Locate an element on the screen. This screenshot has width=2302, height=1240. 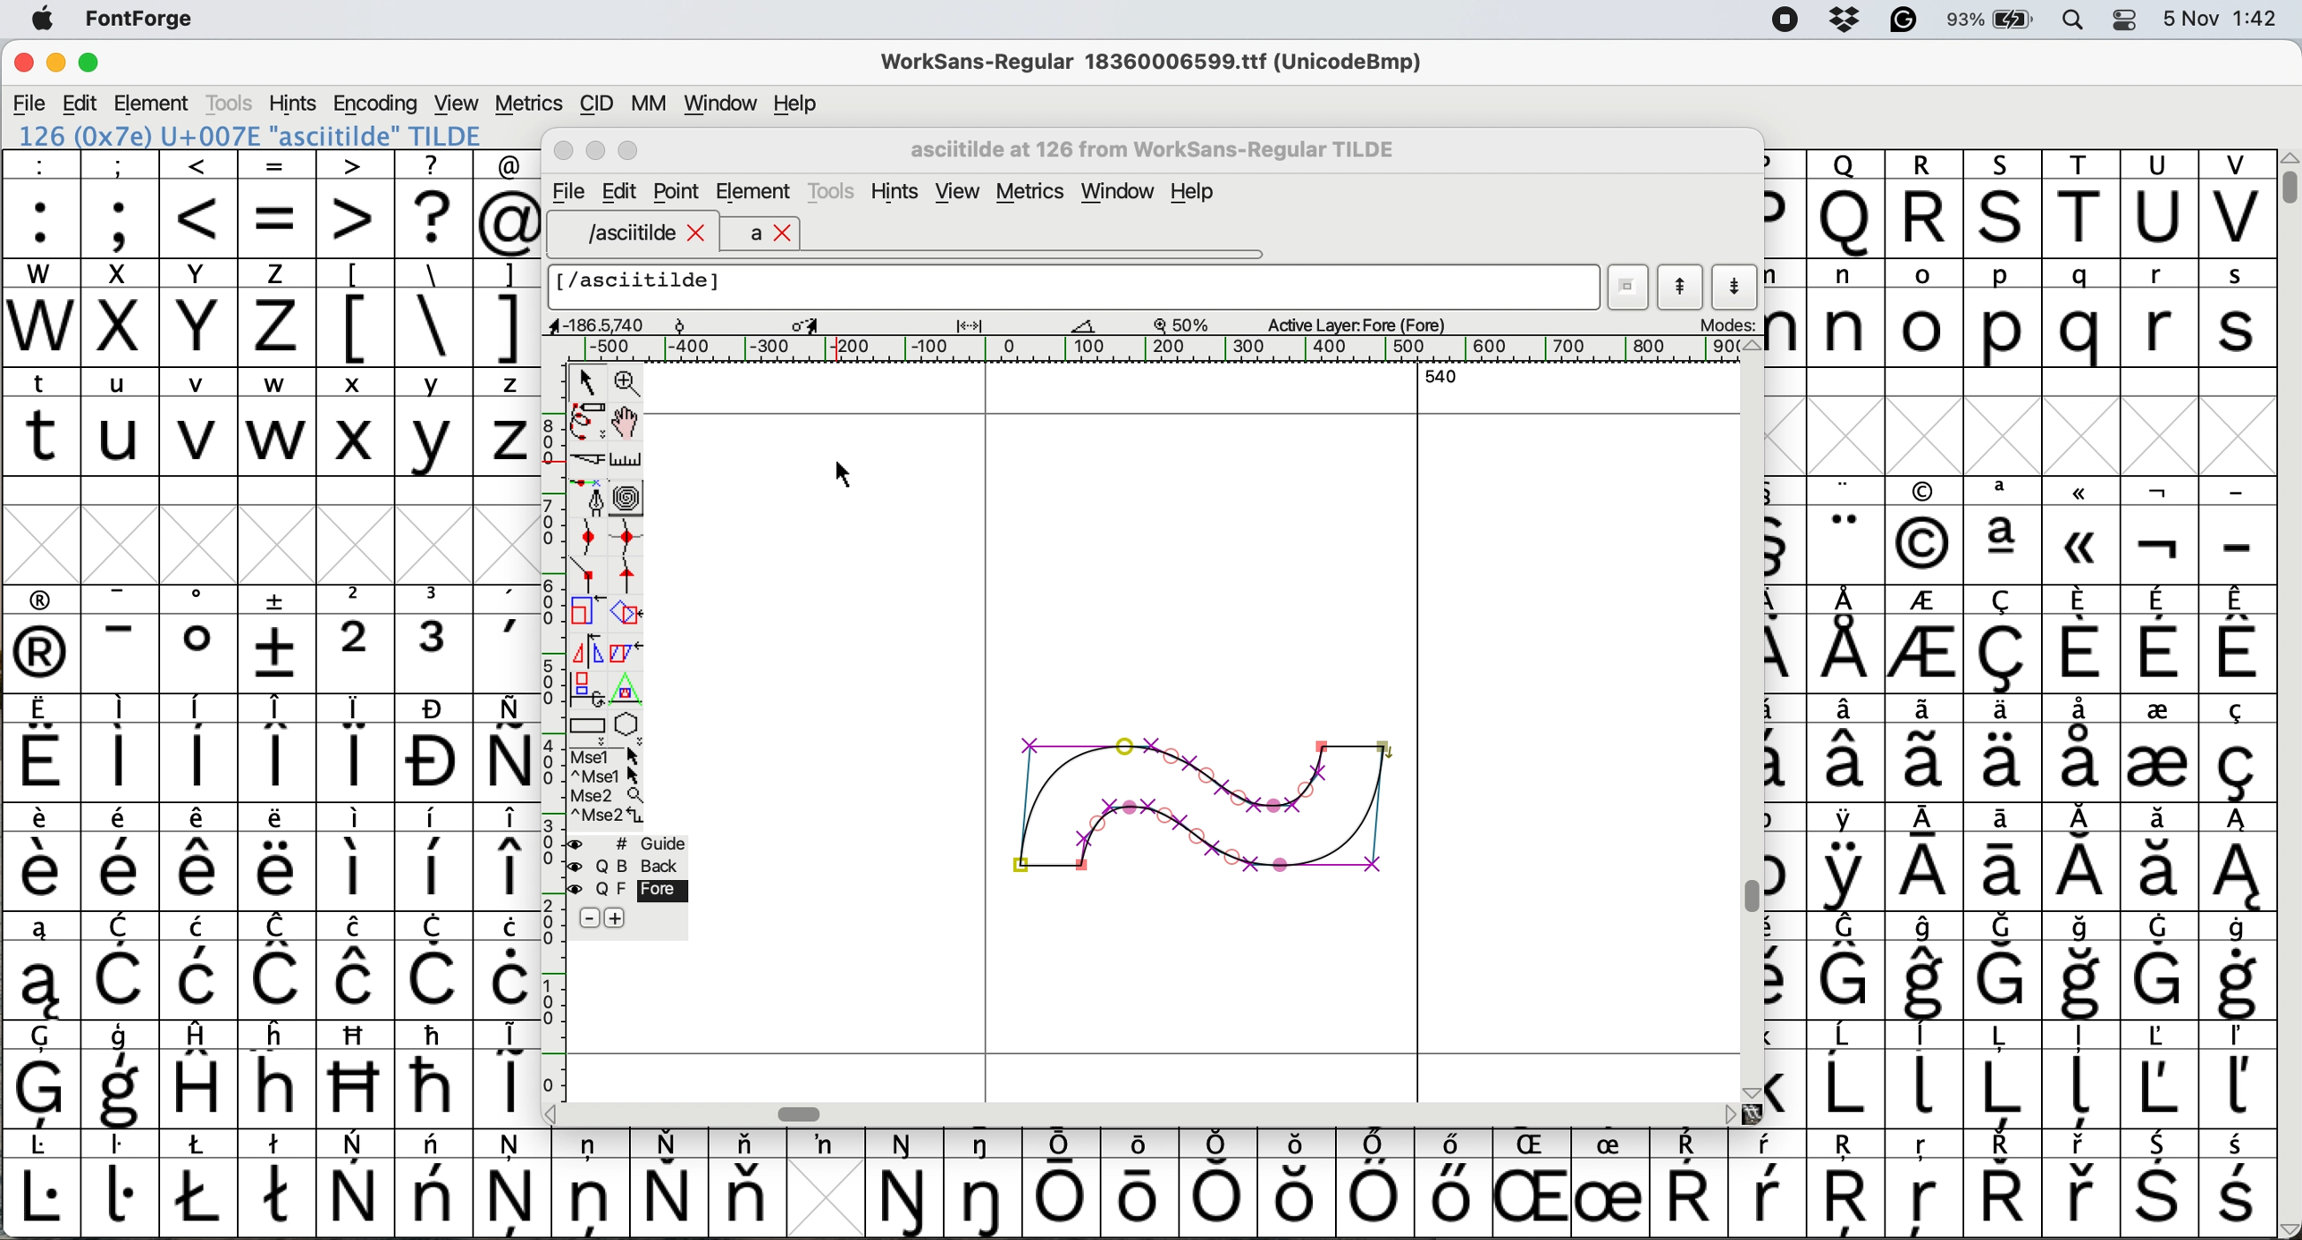
symbol is located at coordinates (2004, 531).